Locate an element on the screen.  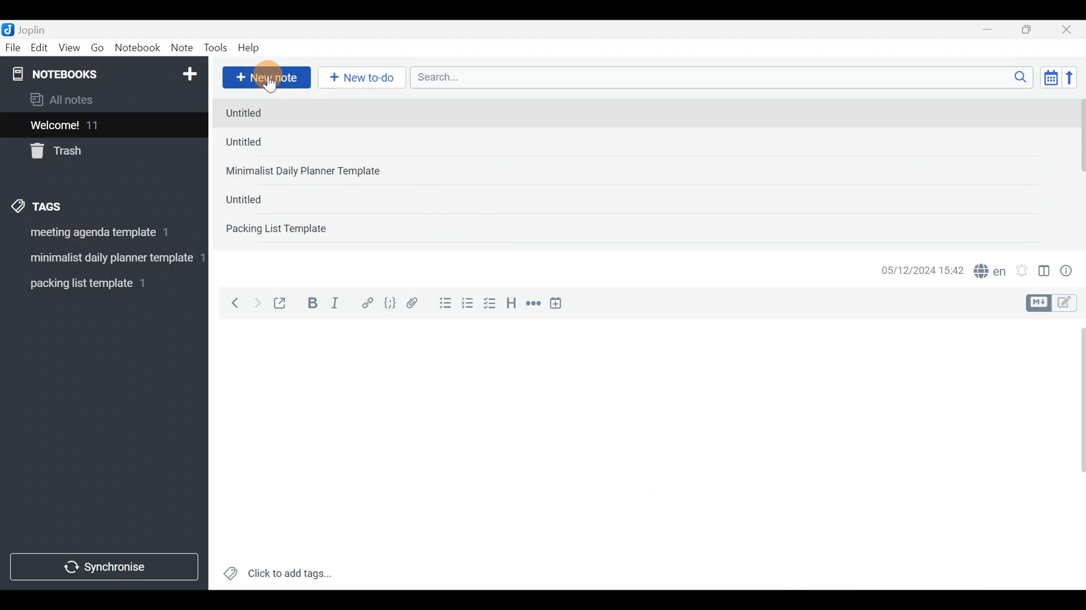
Scroll bar is located at coordinates (1074, 454).